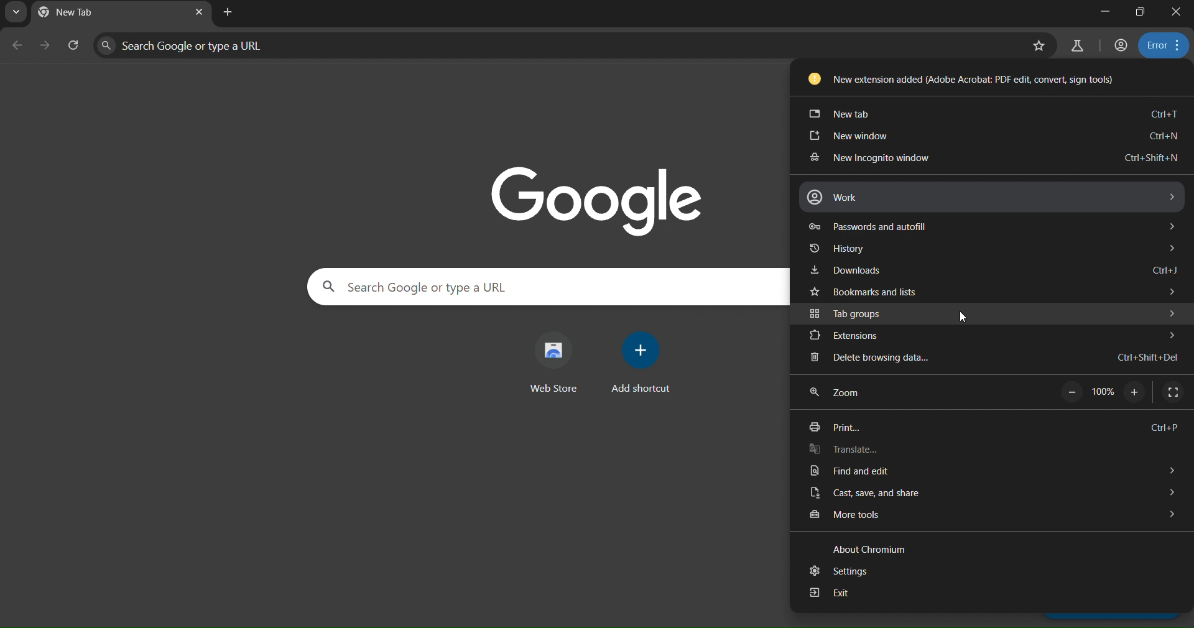 This screenshot has height=628, width=1194. Describe the element at coordinates (1039, 45) in the screenshot. I see `bookmark this page` at that location.